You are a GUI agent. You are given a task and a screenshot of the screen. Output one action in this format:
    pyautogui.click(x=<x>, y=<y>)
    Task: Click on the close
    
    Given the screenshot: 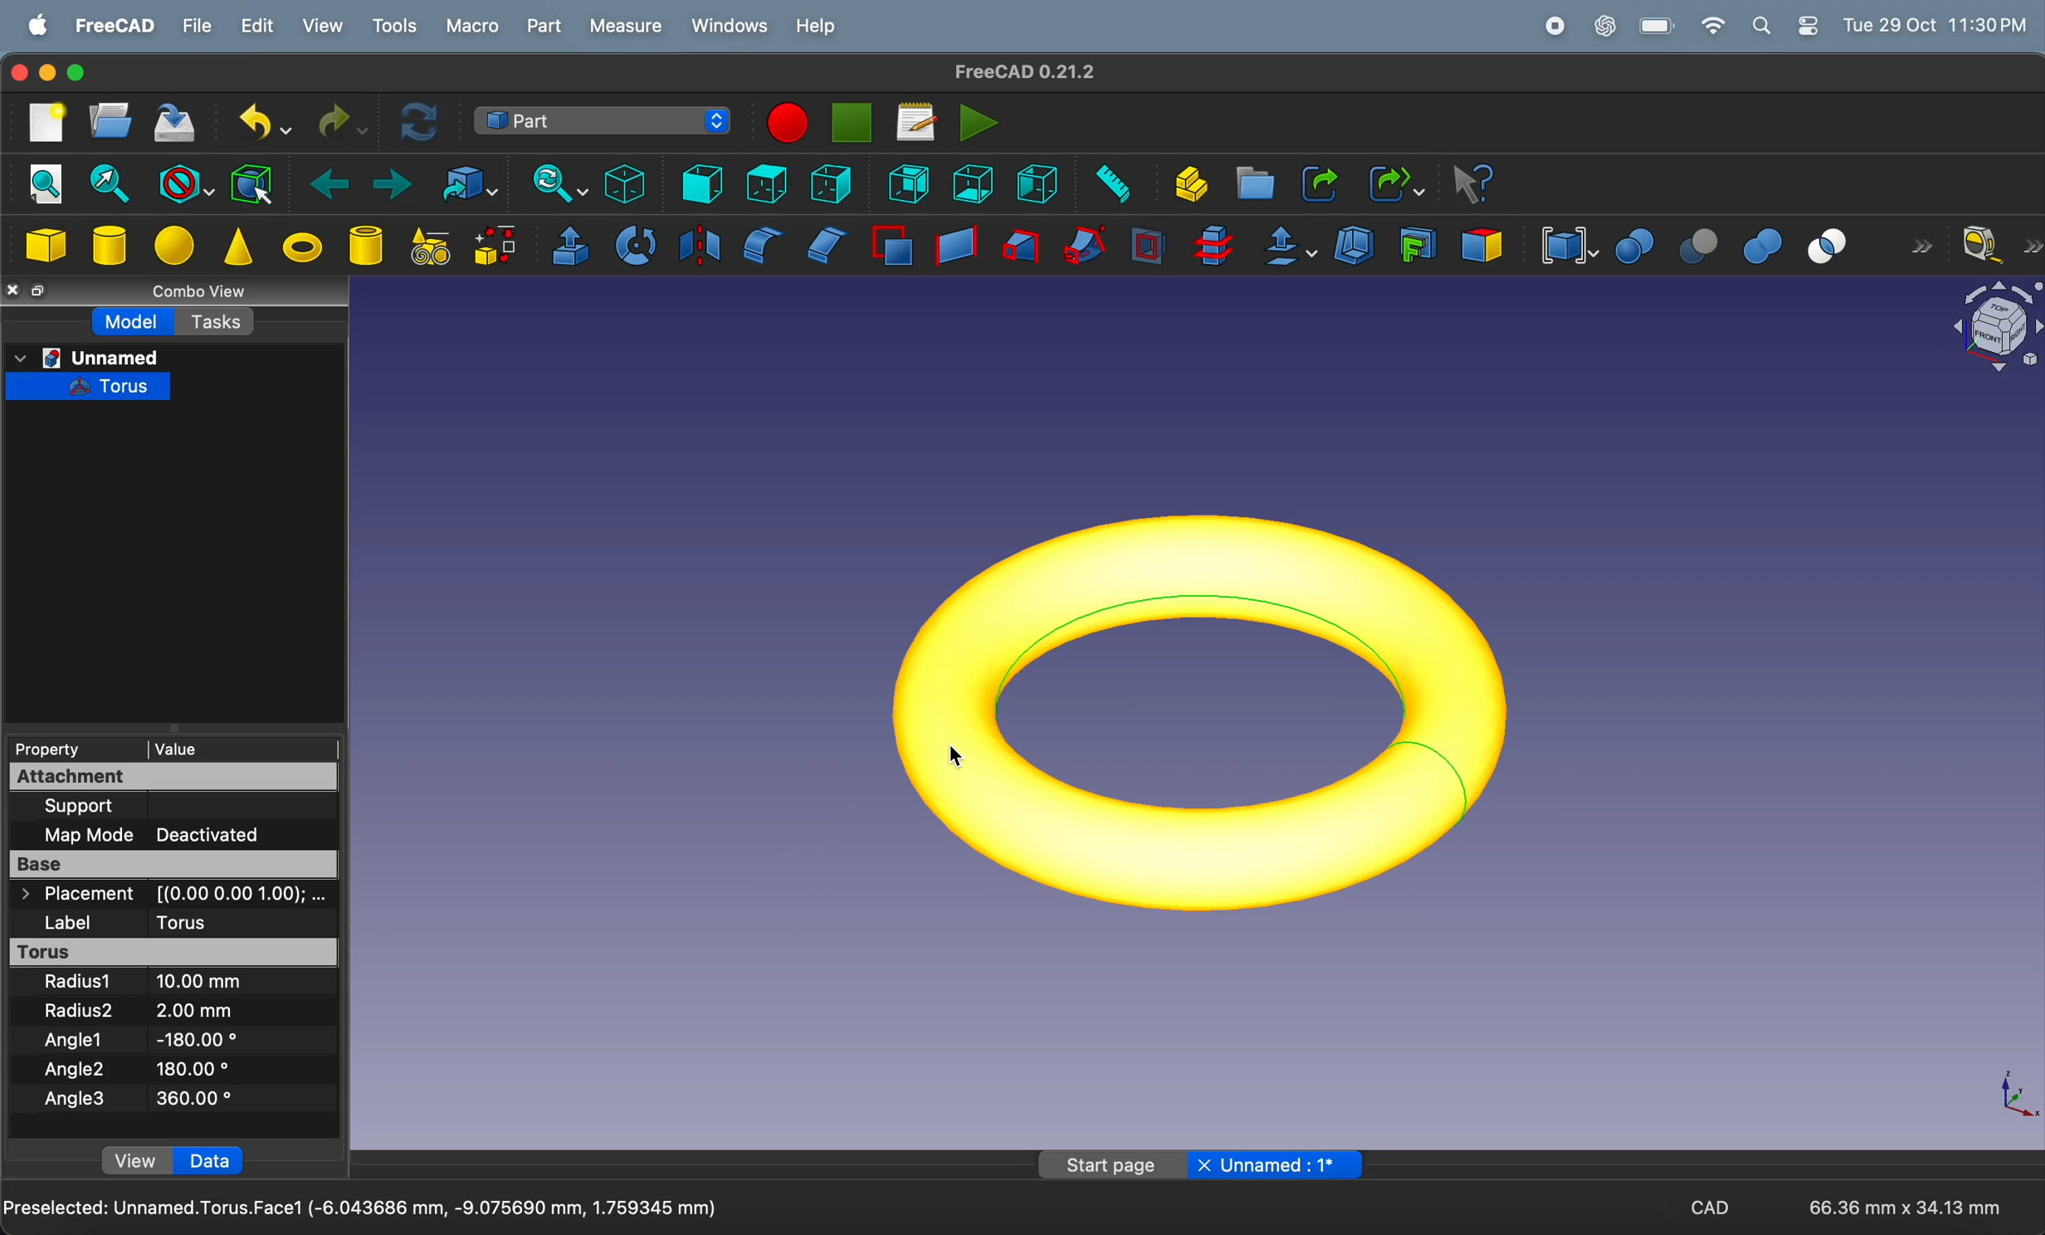 What is the action you would take?
    pyautogui.click(x=12, y=293)
    